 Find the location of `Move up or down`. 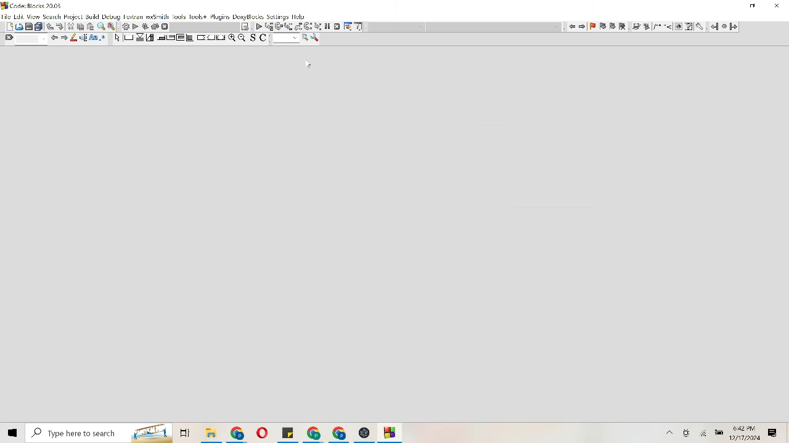

Move up or down is located at coordinates (49, 26).